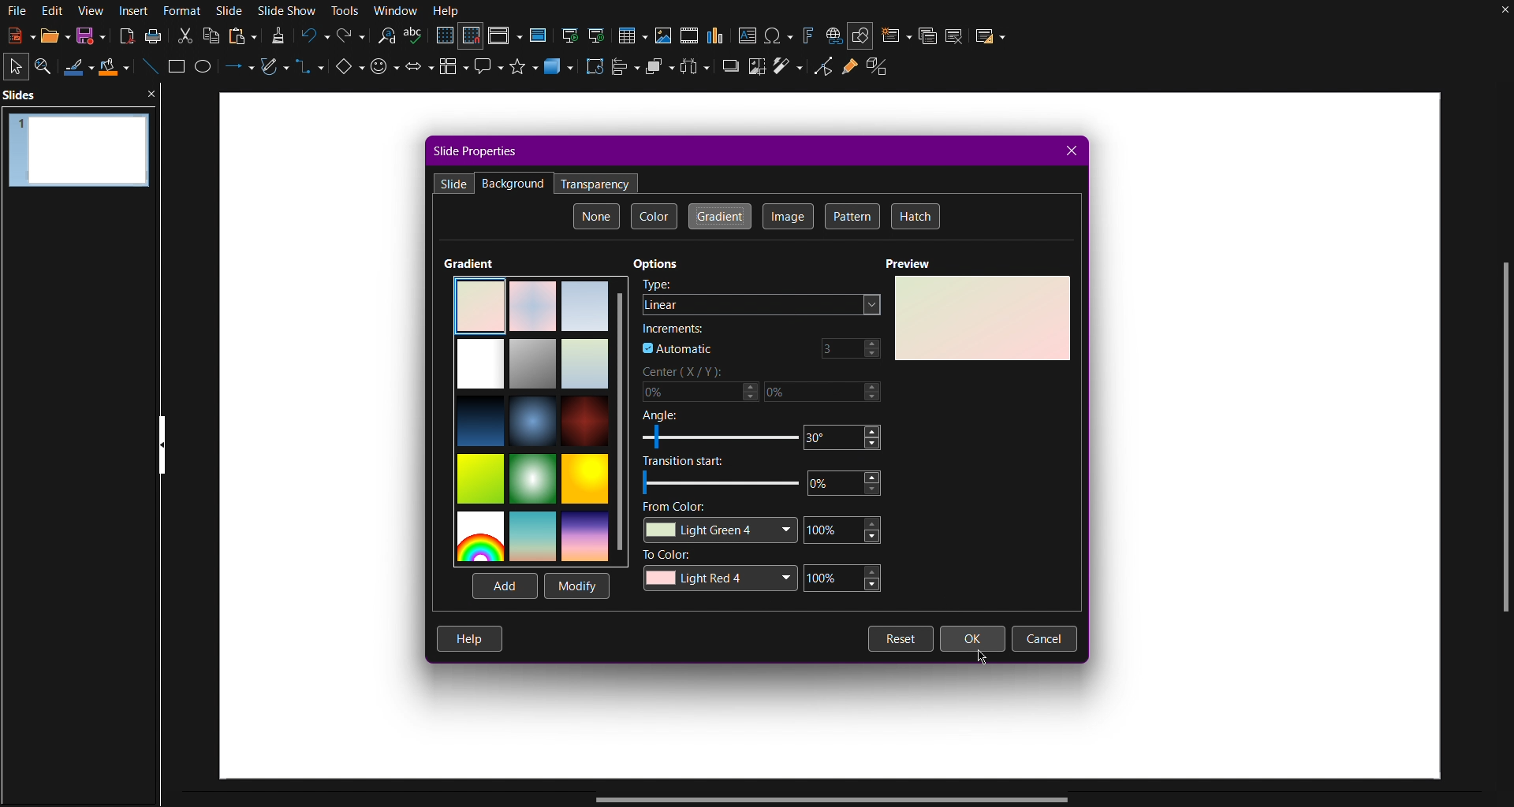 The height and width of the screenshot is (807, 1514). I want to click on Paste, so click(242, 35).